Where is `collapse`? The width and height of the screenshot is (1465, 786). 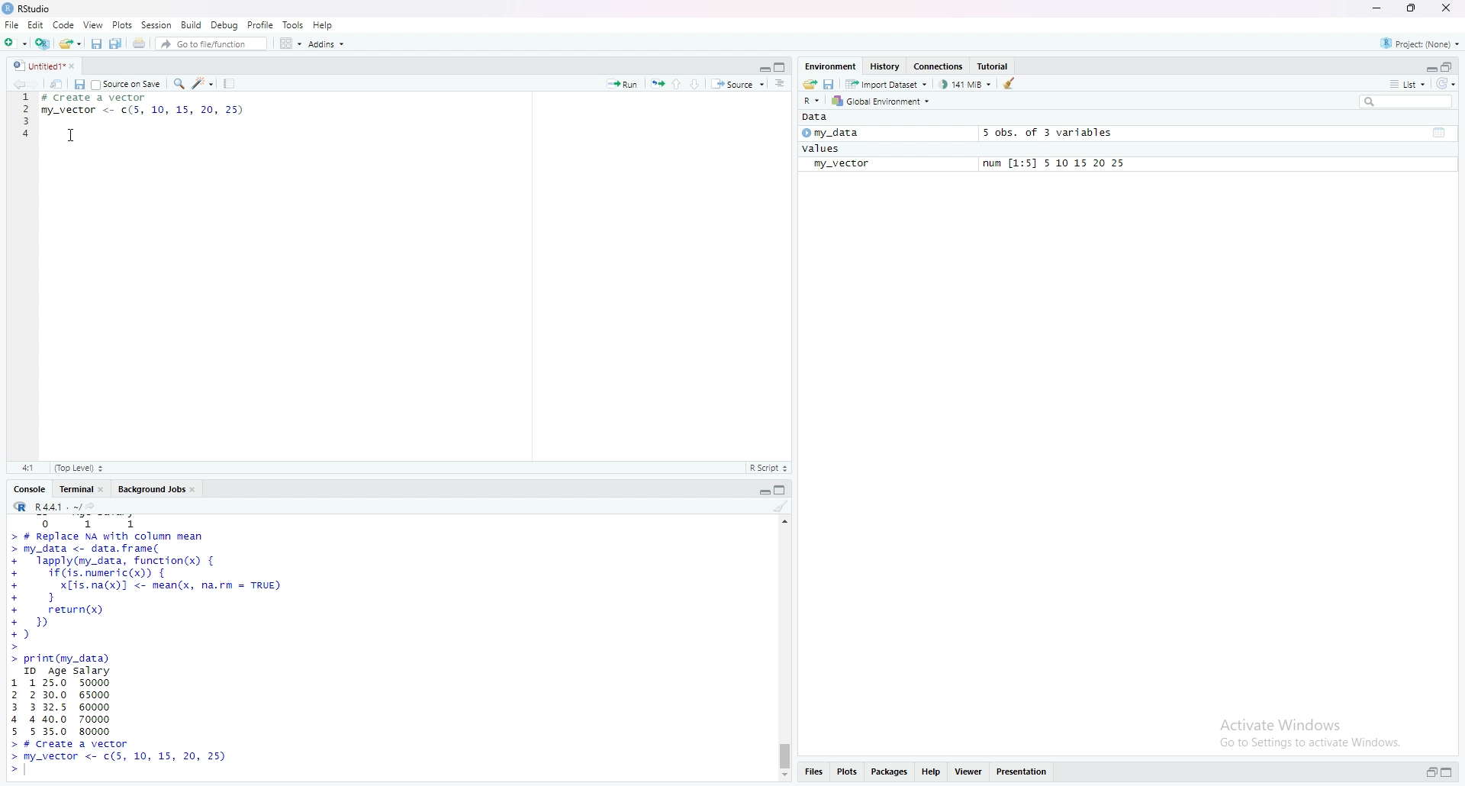 collapse is located at coordinates (782, 67).